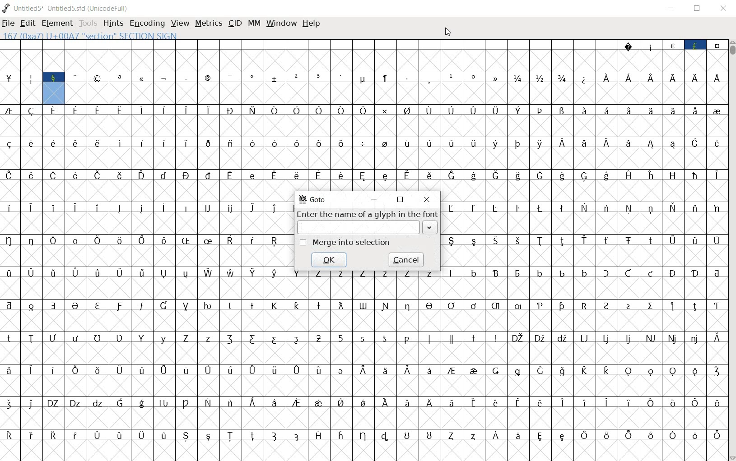  What do you see at coordinates (329, 180) in the screenshot?
I see `Latin extended characters` at bounding box center [329, 180].